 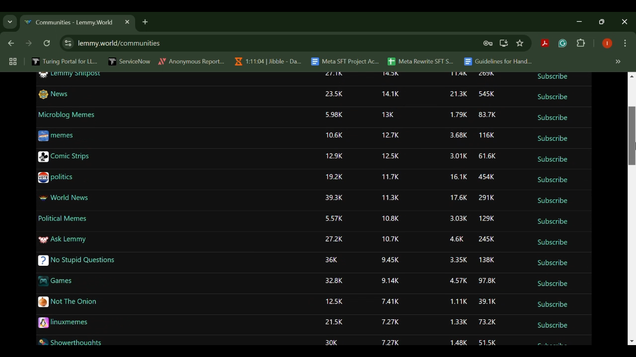 I want to click on 19.2K, so click(x=335, y=176).